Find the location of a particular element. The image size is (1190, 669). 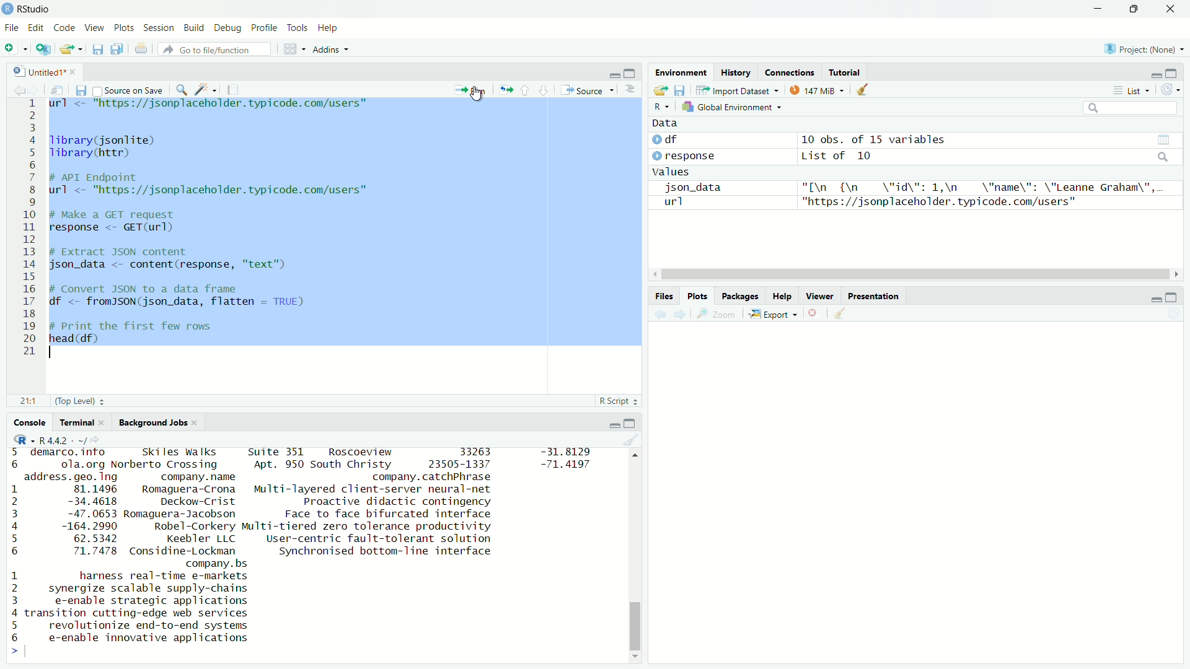

Help is located at coordinates (782, 297).